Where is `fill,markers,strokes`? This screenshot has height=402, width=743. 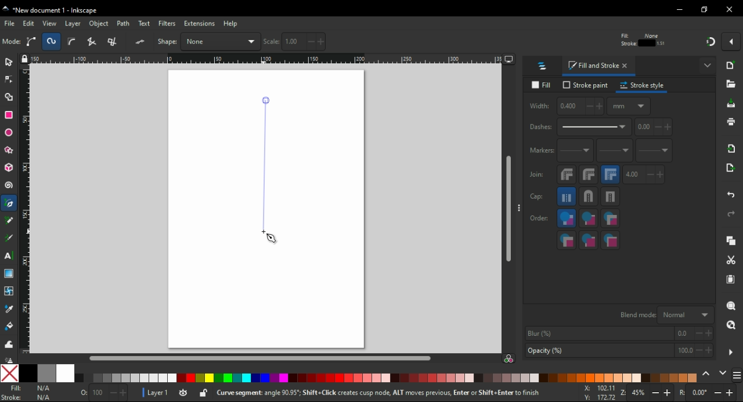
fill,markers,strokes is located at coordinates (610, 218).